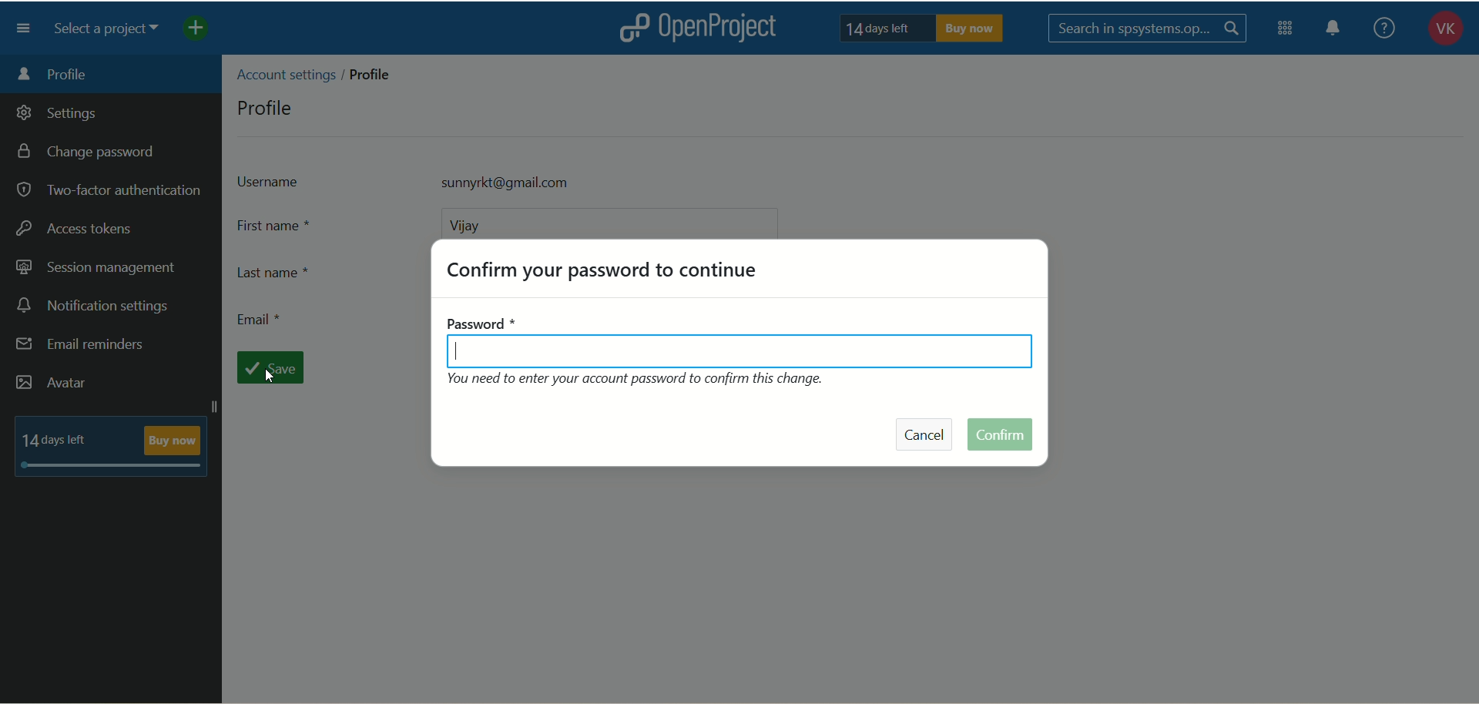  What do you see at coordinates (95, 307) in the screenshot?
I see `notification settings` at bounding box center [95, 307].